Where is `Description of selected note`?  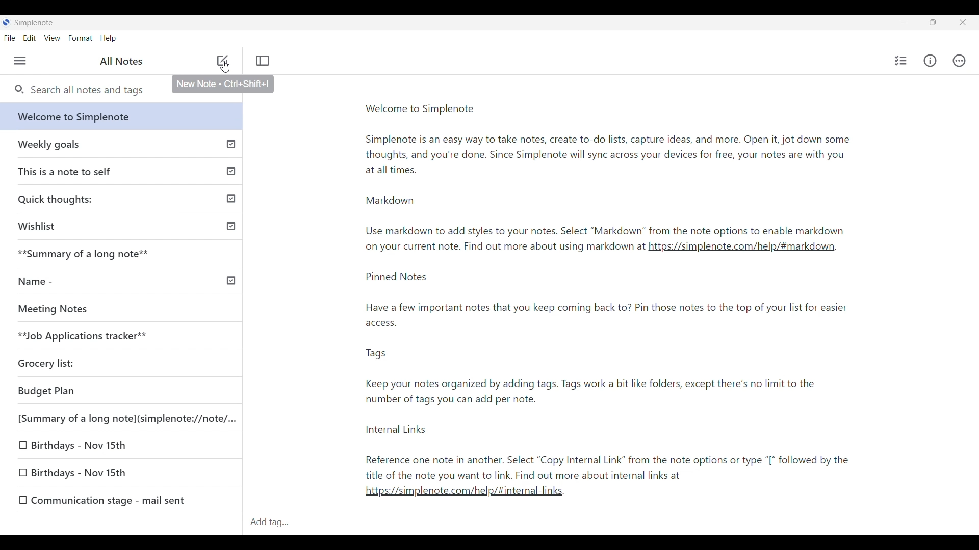 Description of selected note is located at coordinates (223, 85).